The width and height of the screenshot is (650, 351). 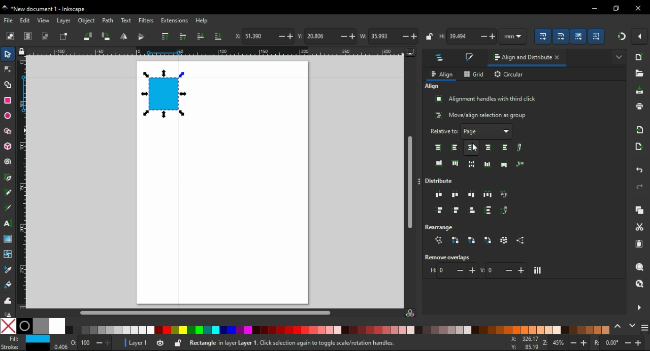 I want to click on lower, so click(x=200, y=36).